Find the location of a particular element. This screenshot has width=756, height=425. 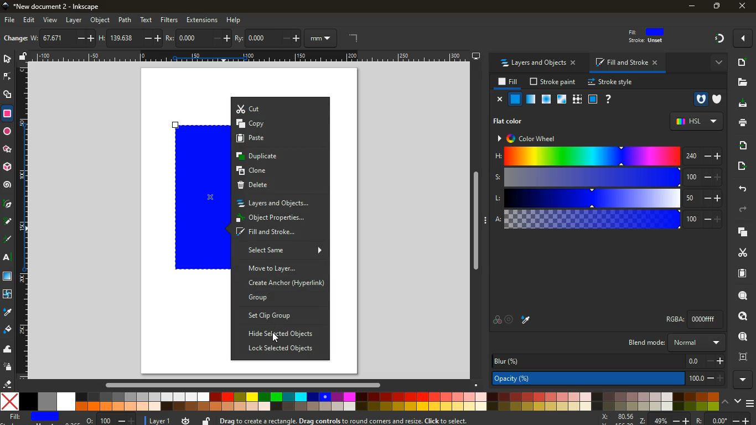

3d tool box is located at coordinates (7, 168).